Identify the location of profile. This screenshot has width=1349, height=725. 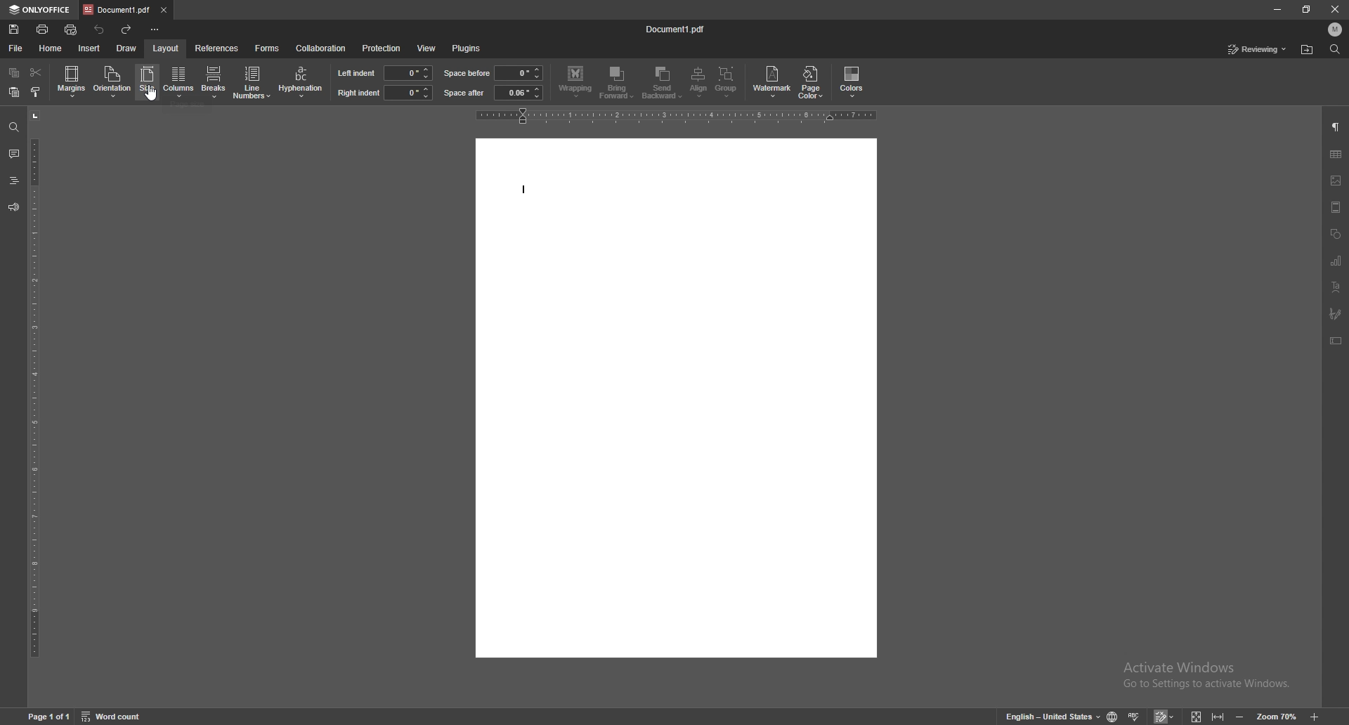
(1336, 29).